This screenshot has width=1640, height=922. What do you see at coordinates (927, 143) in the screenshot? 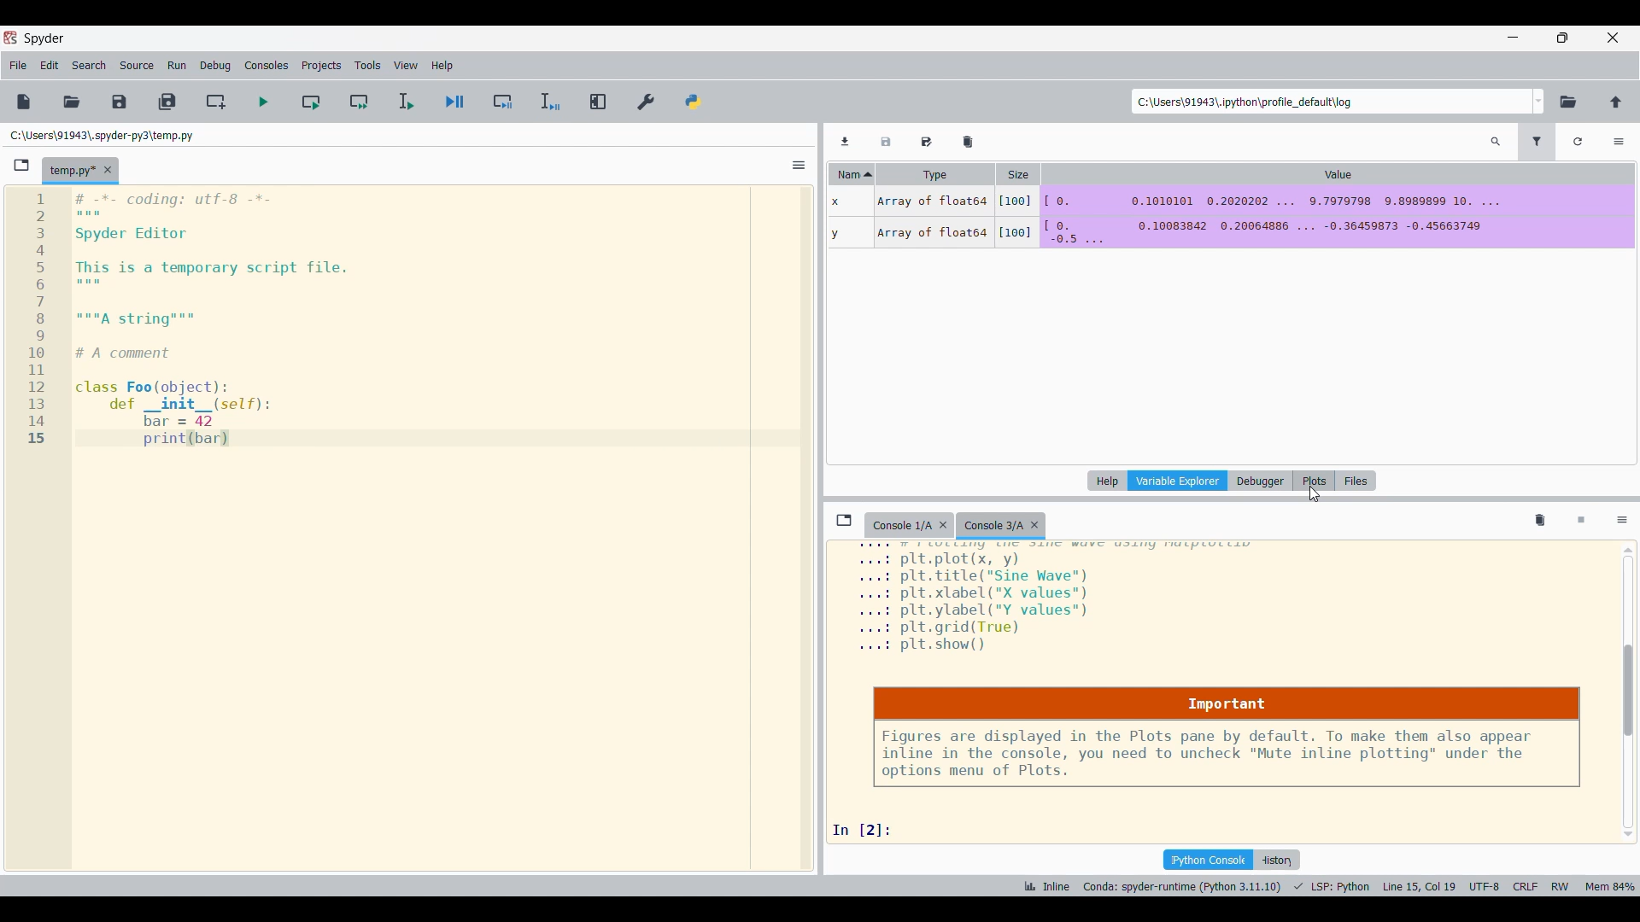
I see `Save data as` at bounding box center [927, 143].